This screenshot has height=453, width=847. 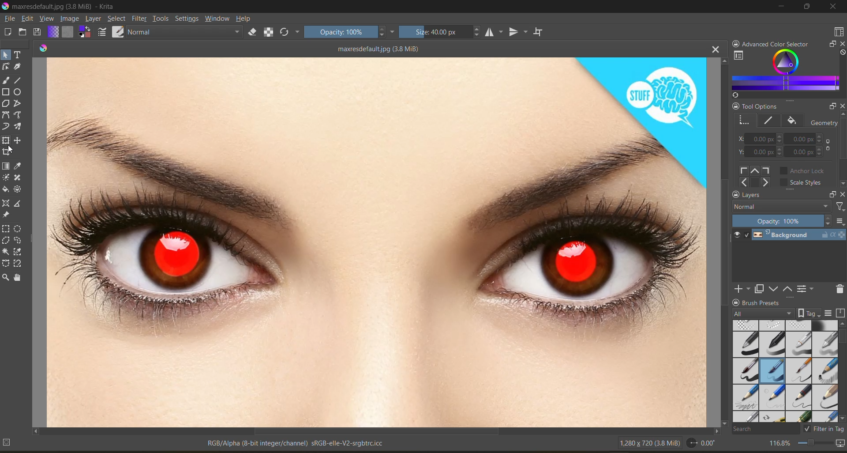 I want to click on tool, so click(x=5, y=177).